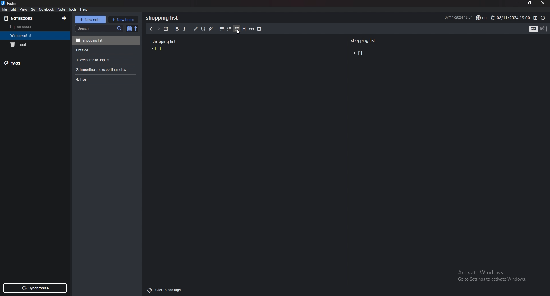 This screenshot has height=296, width=550. What do you see at coordinates (529, 3) in the screenshot?
I see `resize` at bounding box center [529, 3].